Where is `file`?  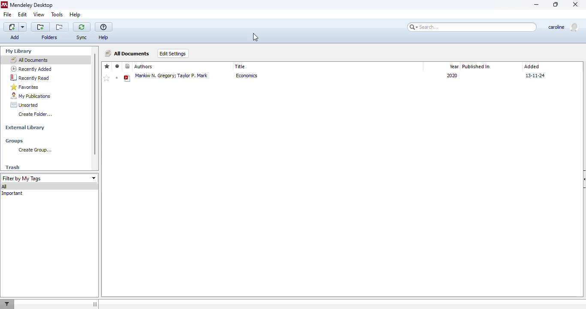 file is located at coordinates (8, 14).